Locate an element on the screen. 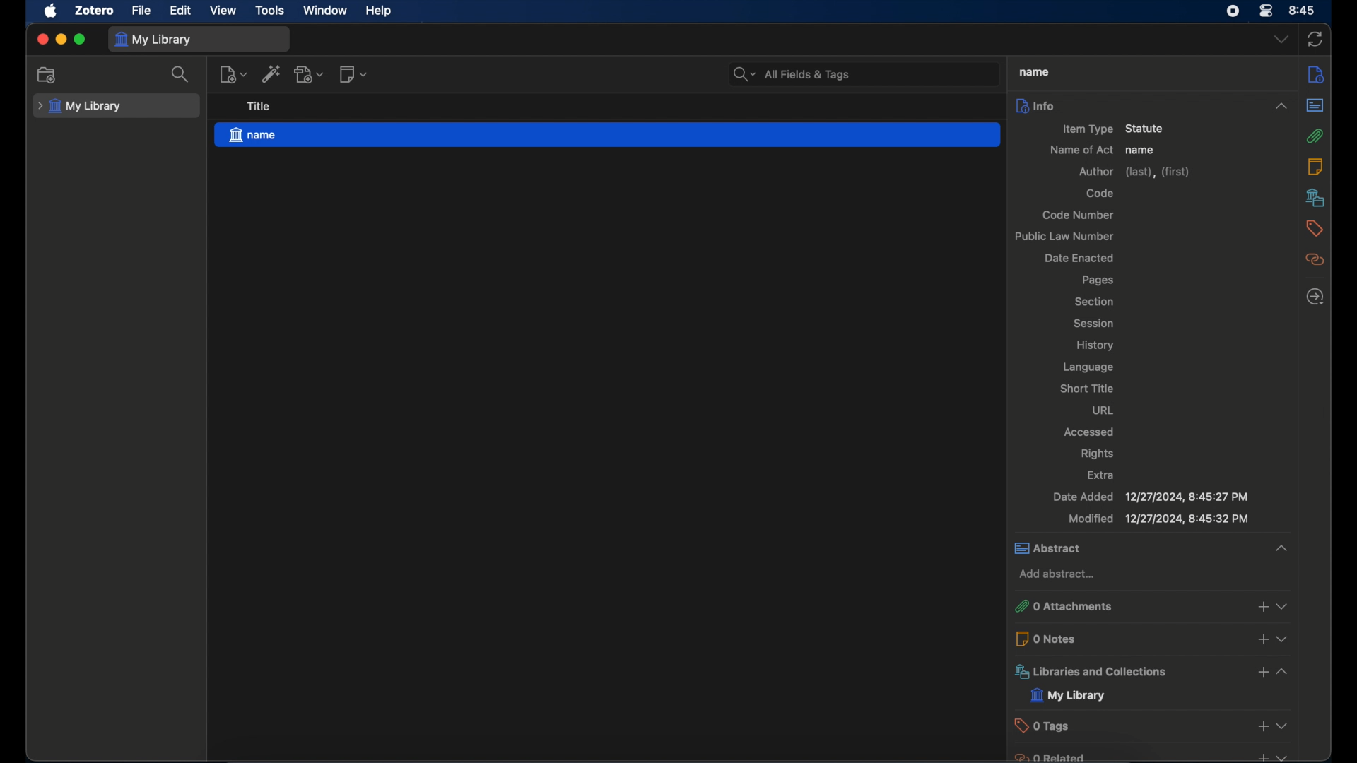 The width and height of the screenshot is (1357, 763). 0 attachments is located at coordinates (1127, 607).